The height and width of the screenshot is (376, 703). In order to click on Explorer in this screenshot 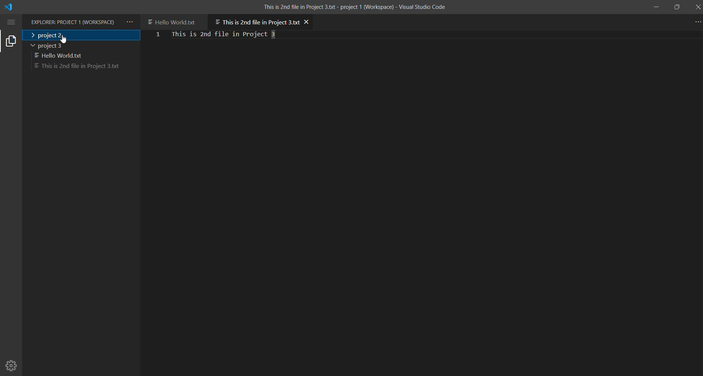, I will do `click(73, 23)`.